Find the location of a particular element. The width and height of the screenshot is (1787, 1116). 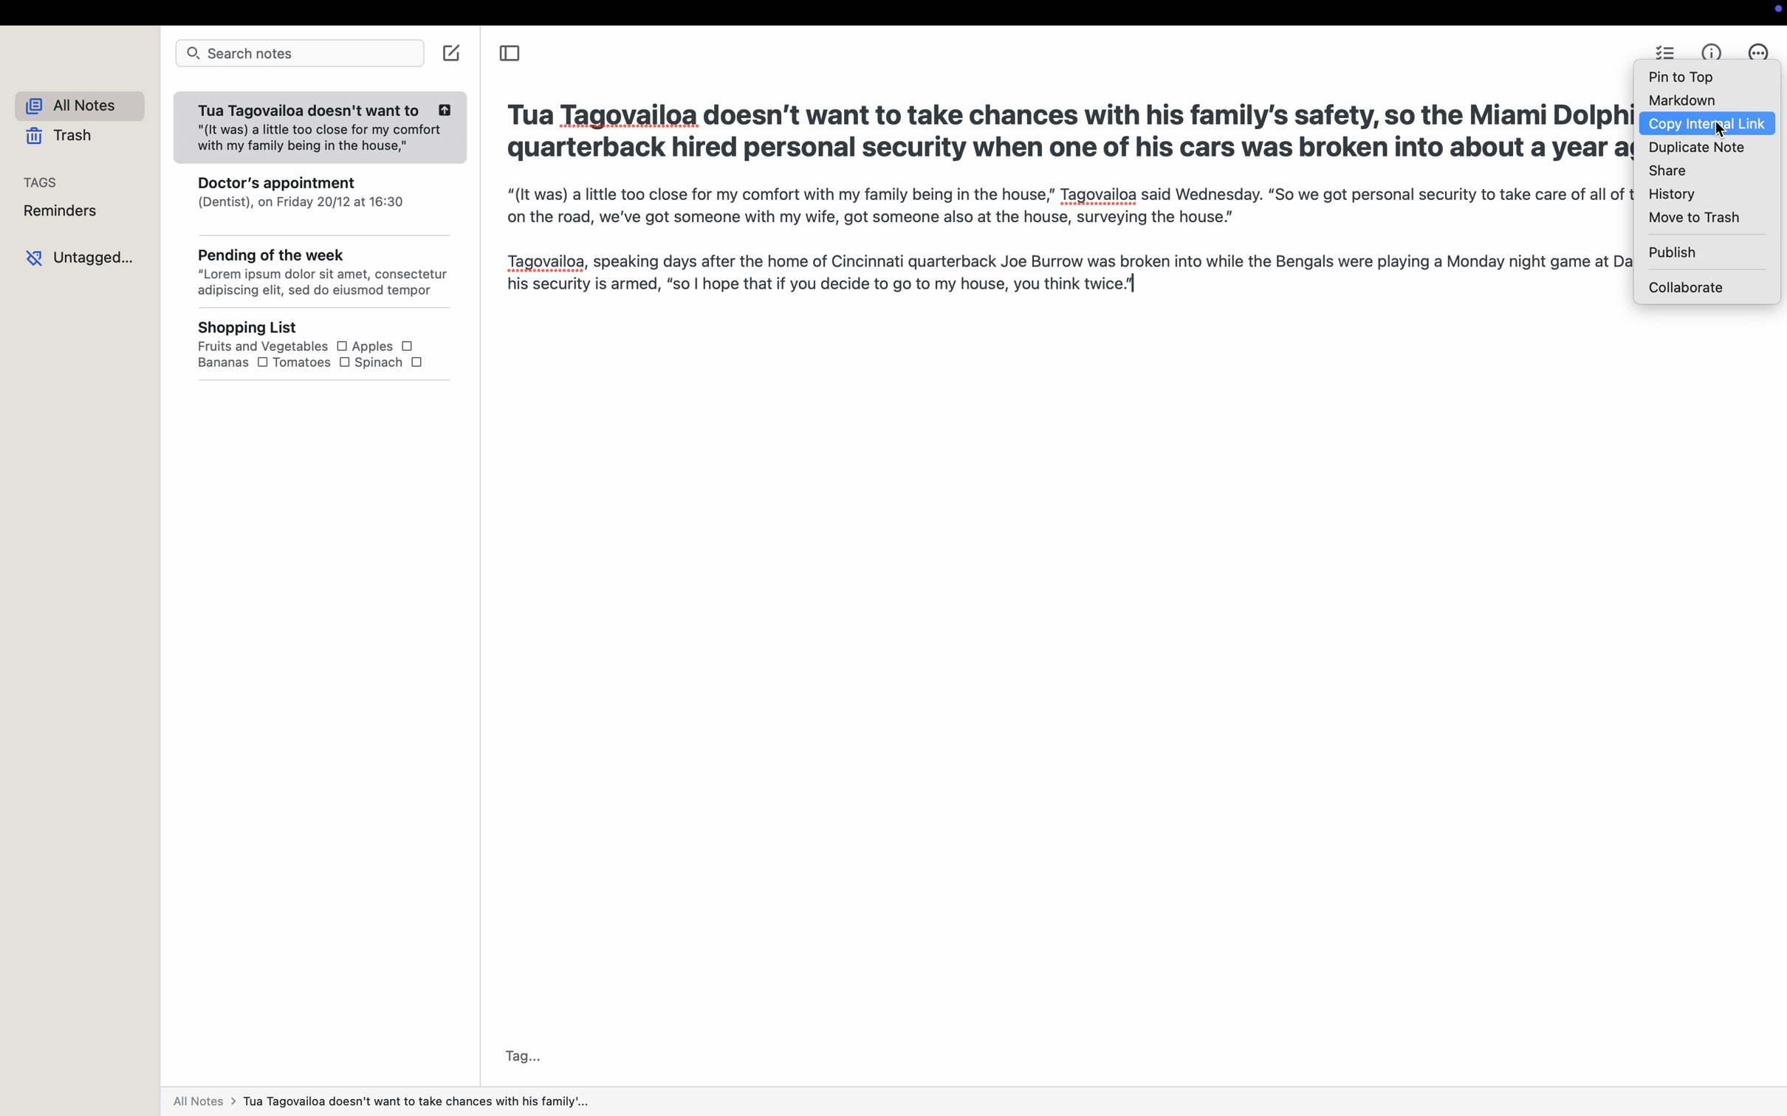

create note is located at coordinates (450, 56).